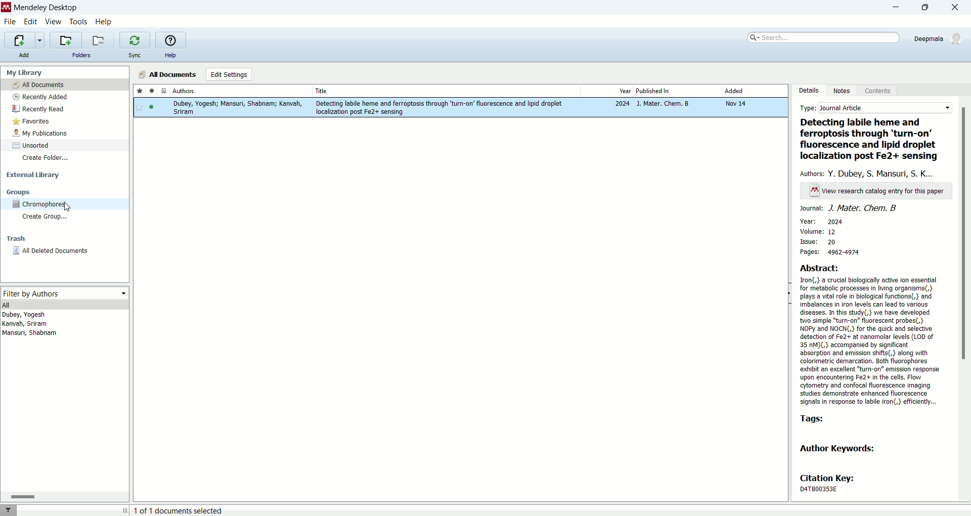 This screenshot has height=516, width=971. What do you see at coordinates (241, 91) in the screenshot?
I see `authors` at bounding box center [241, 91].